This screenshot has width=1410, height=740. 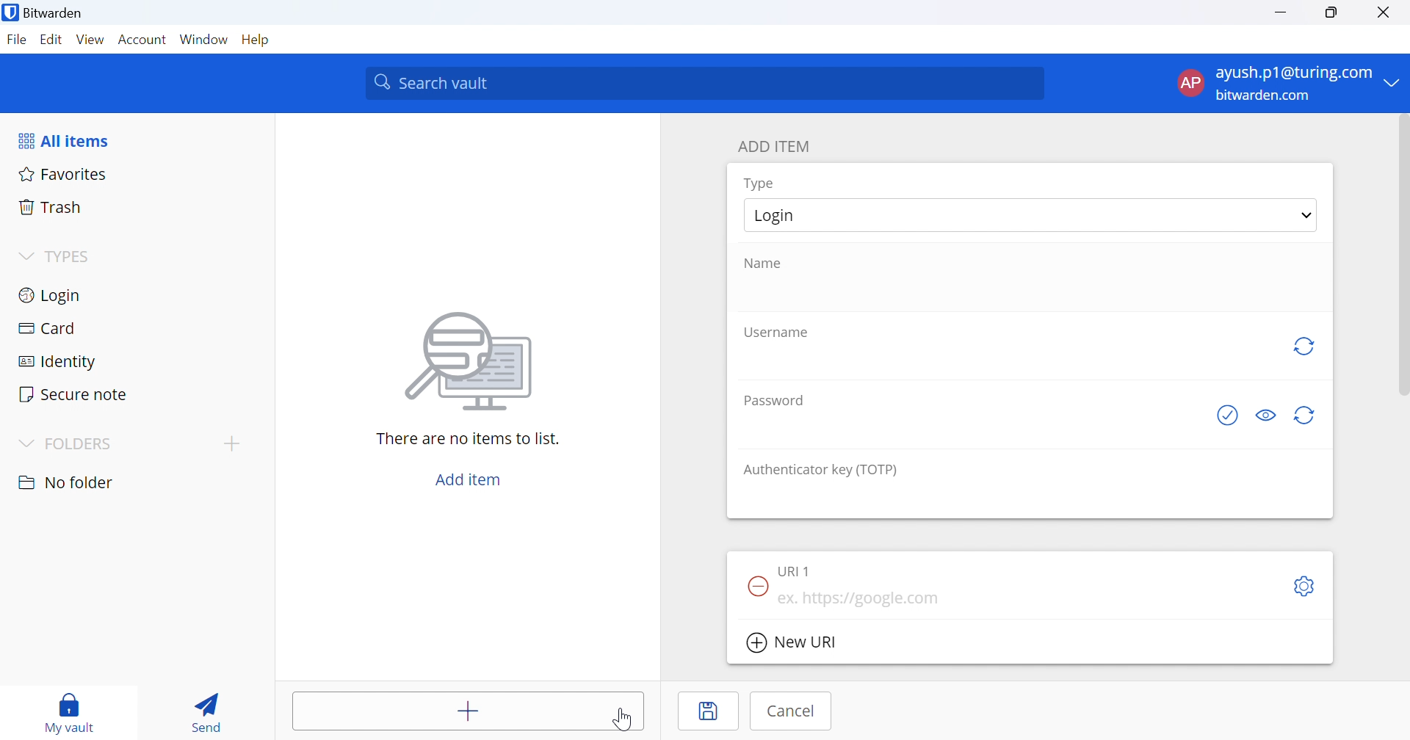 What do you see at coordinates (469, 439) in the screenshot?
I see `There are no items to list.` at bounding box center [469, 439].